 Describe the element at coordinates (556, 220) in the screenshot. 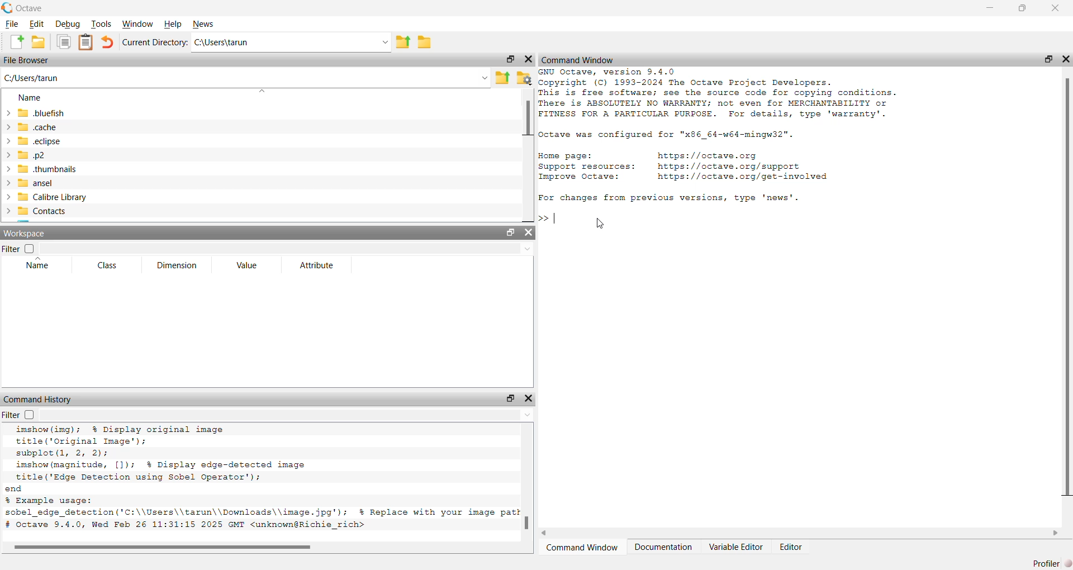

I see `typing cursor` at that location.